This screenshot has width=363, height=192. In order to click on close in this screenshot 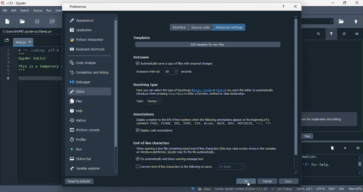, I will do `click(357, 4)`.